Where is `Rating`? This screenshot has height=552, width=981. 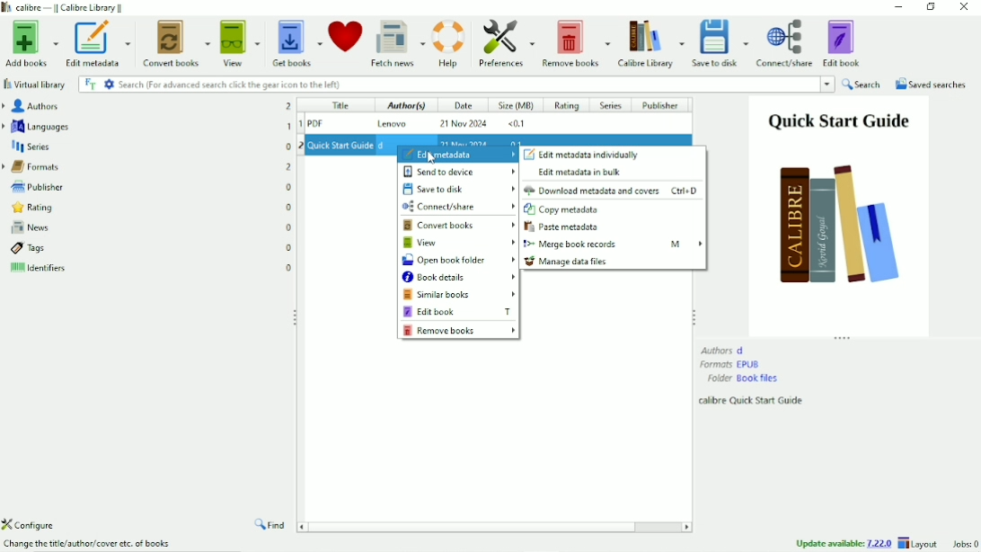 Rating is located at coordinates (567, 106).